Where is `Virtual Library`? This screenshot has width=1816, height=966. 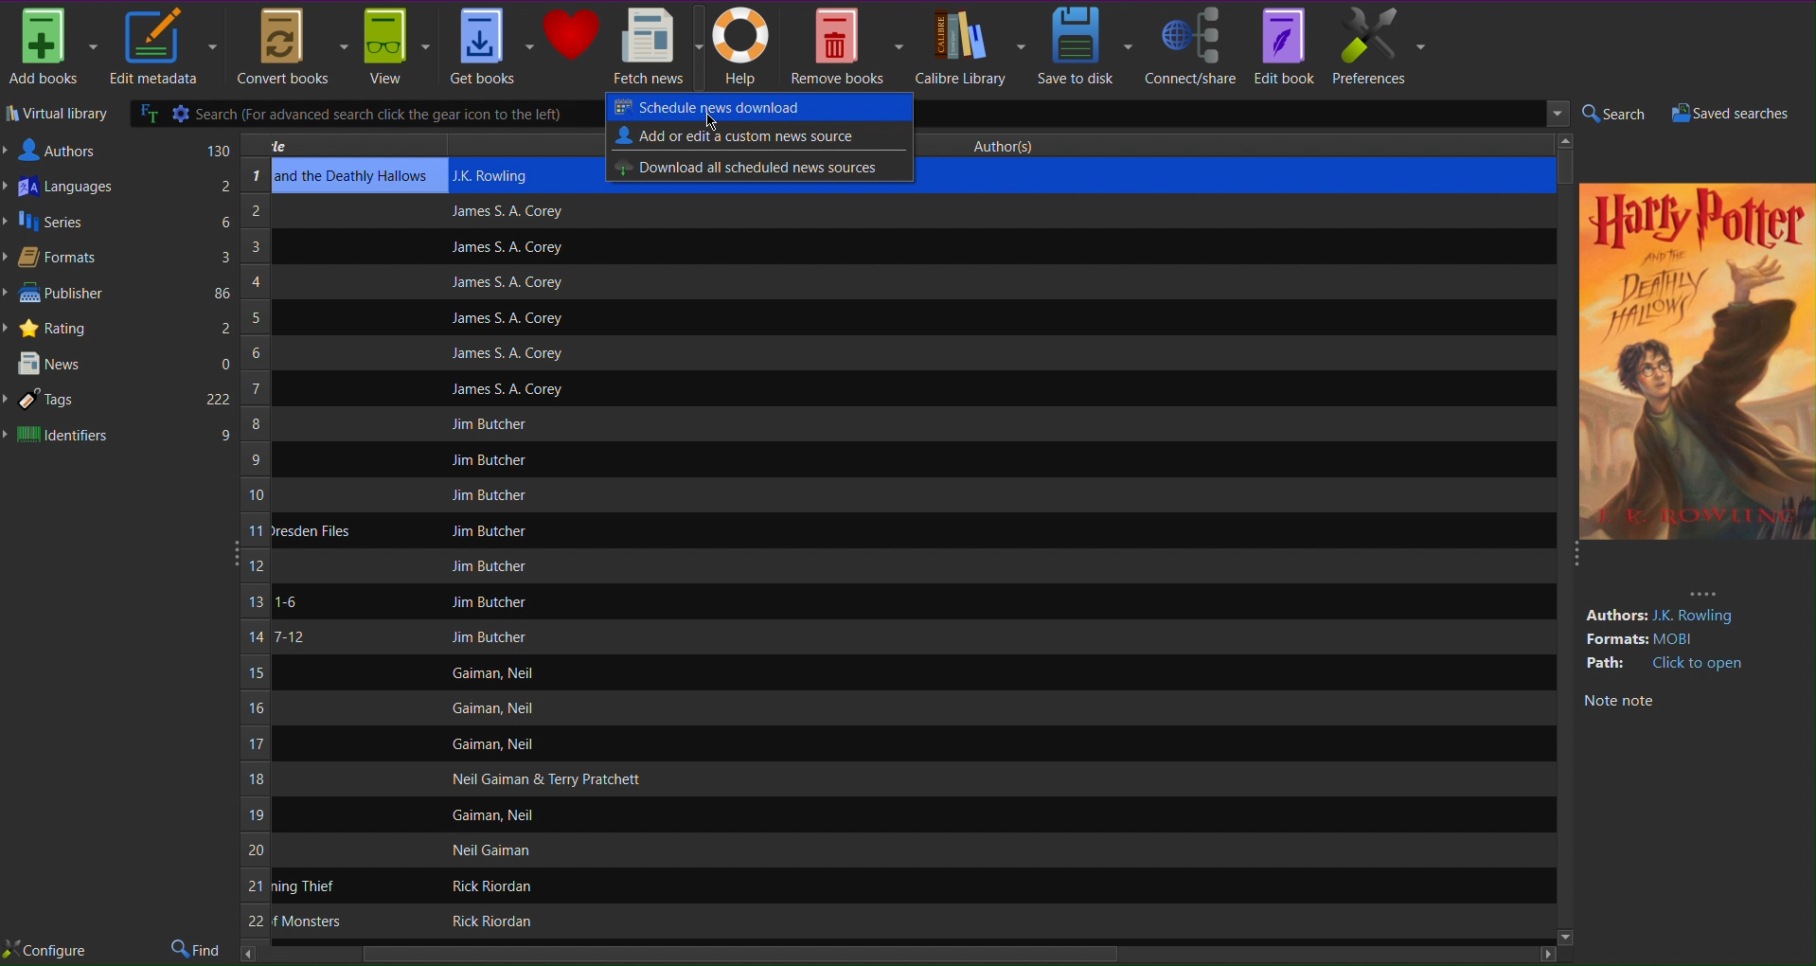 Virtual Library is located at coordinates (57, 116).